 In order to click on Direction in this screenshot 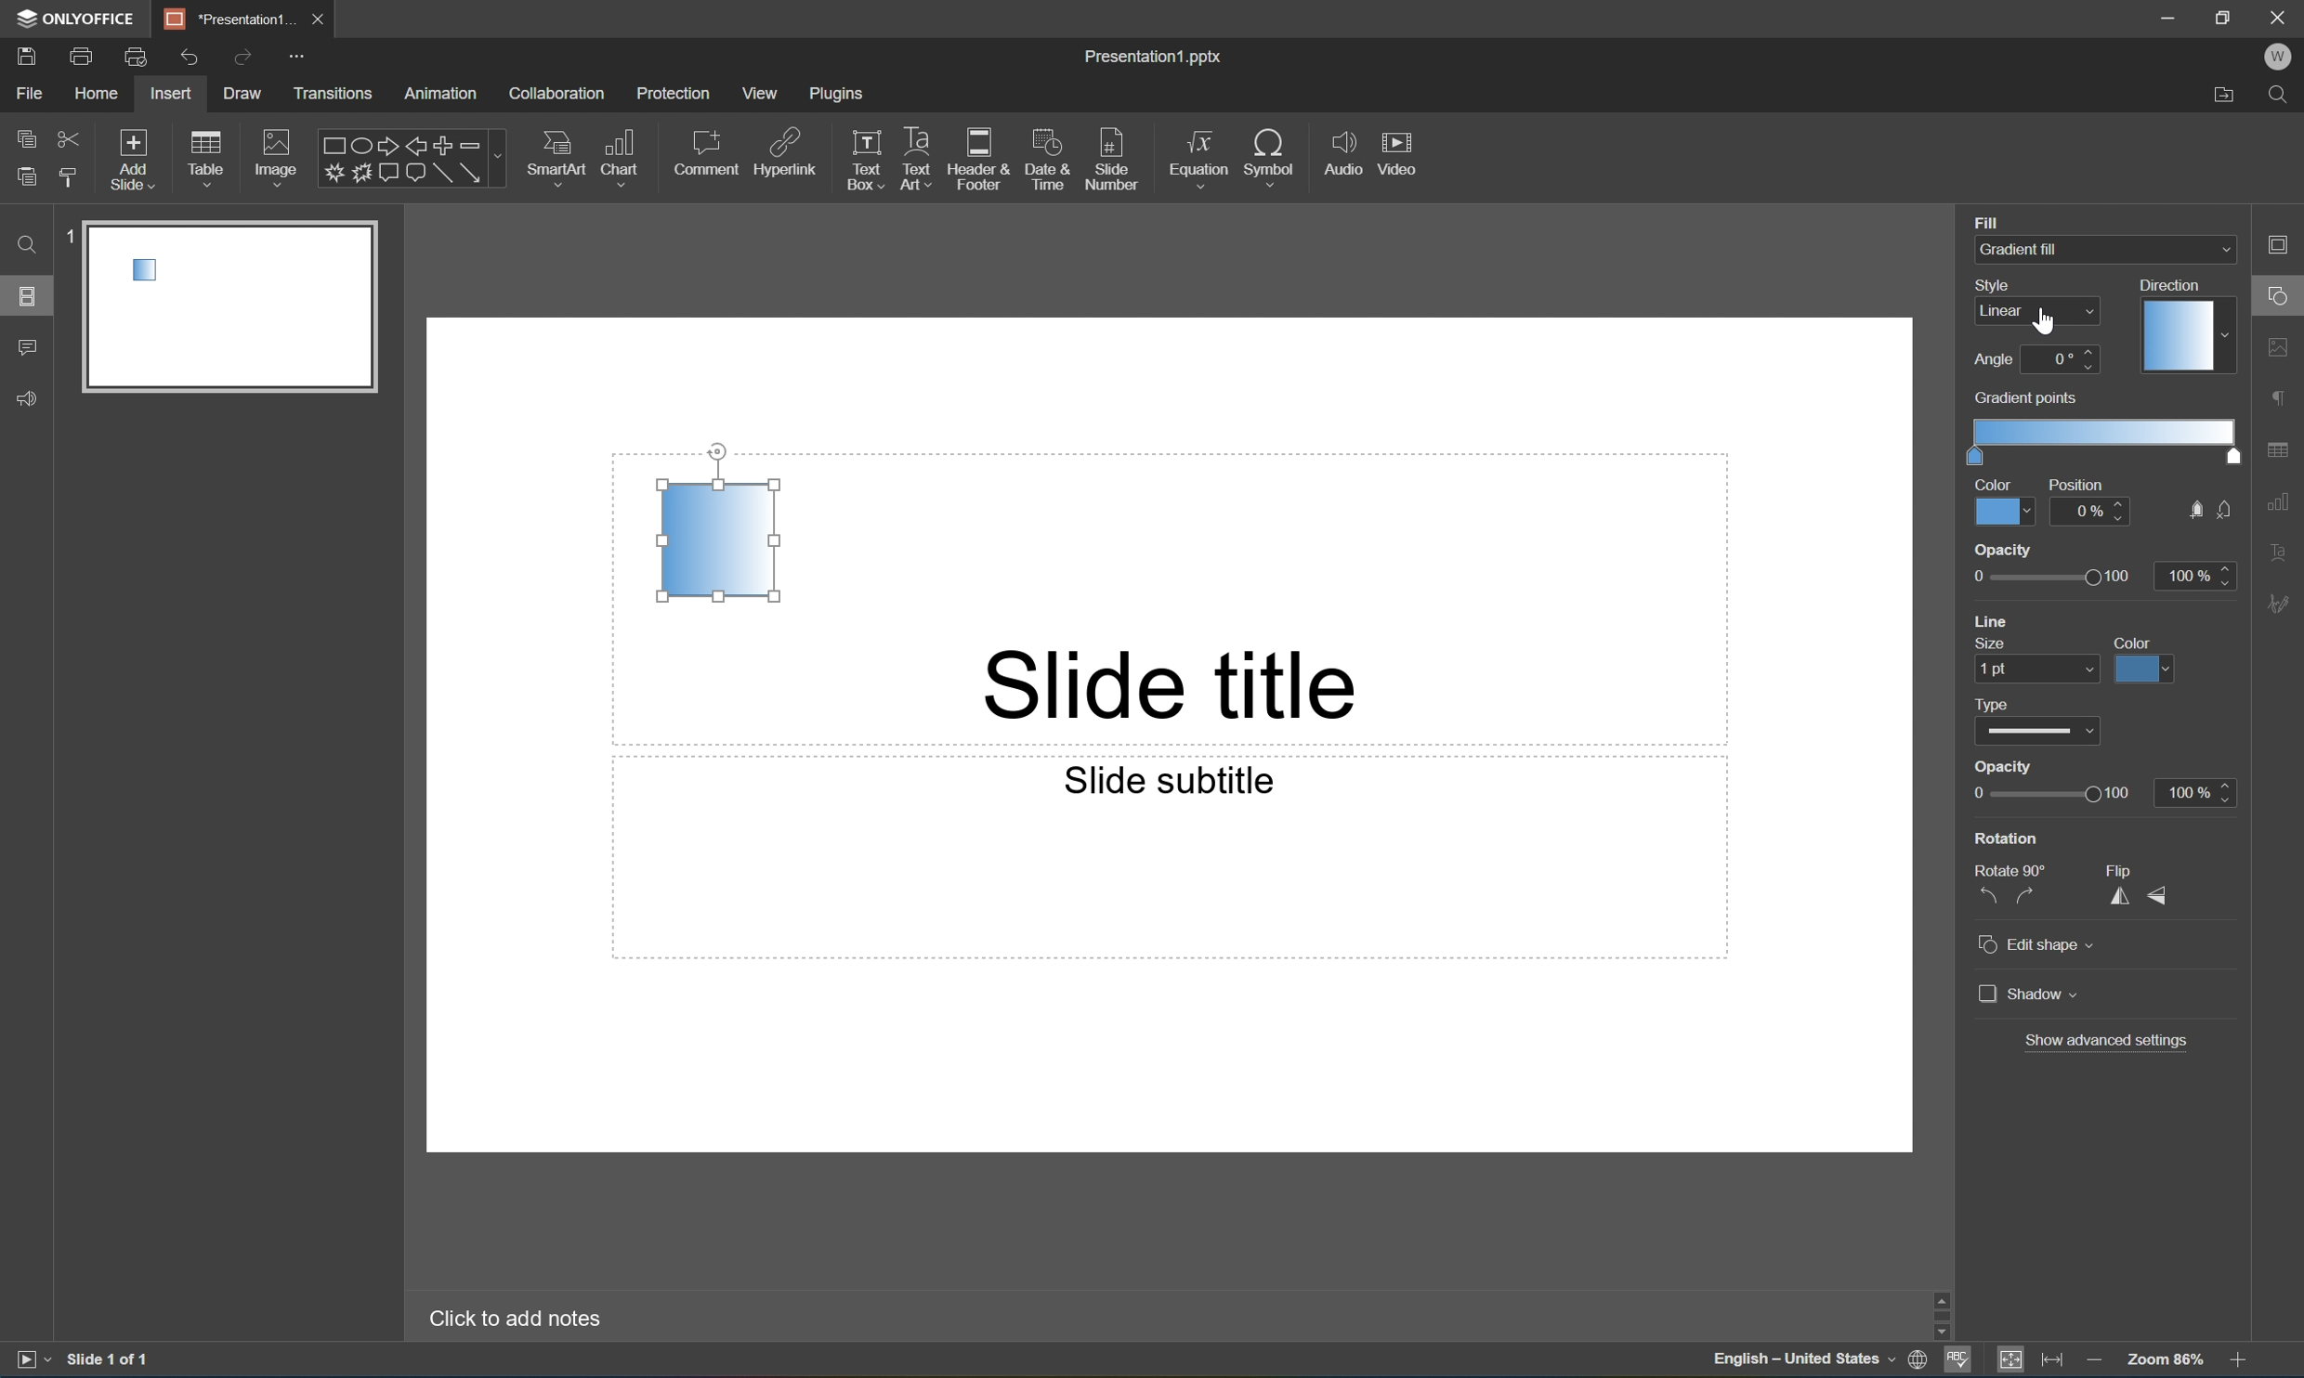, I will do `click(2185, 326)`.